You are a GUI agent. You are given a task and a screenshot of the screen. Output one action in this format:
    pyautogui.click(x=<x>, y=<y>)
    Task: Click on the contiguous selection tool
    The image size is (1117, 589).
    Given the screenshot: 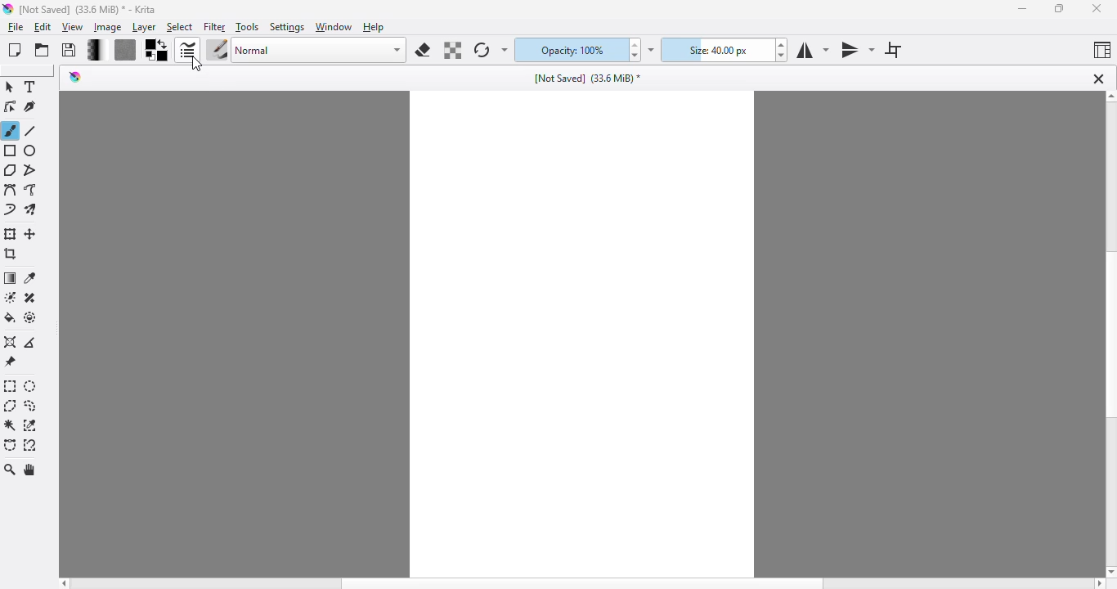 What is the action you would take?
    pyautogui.click(x=11, y=426)
    